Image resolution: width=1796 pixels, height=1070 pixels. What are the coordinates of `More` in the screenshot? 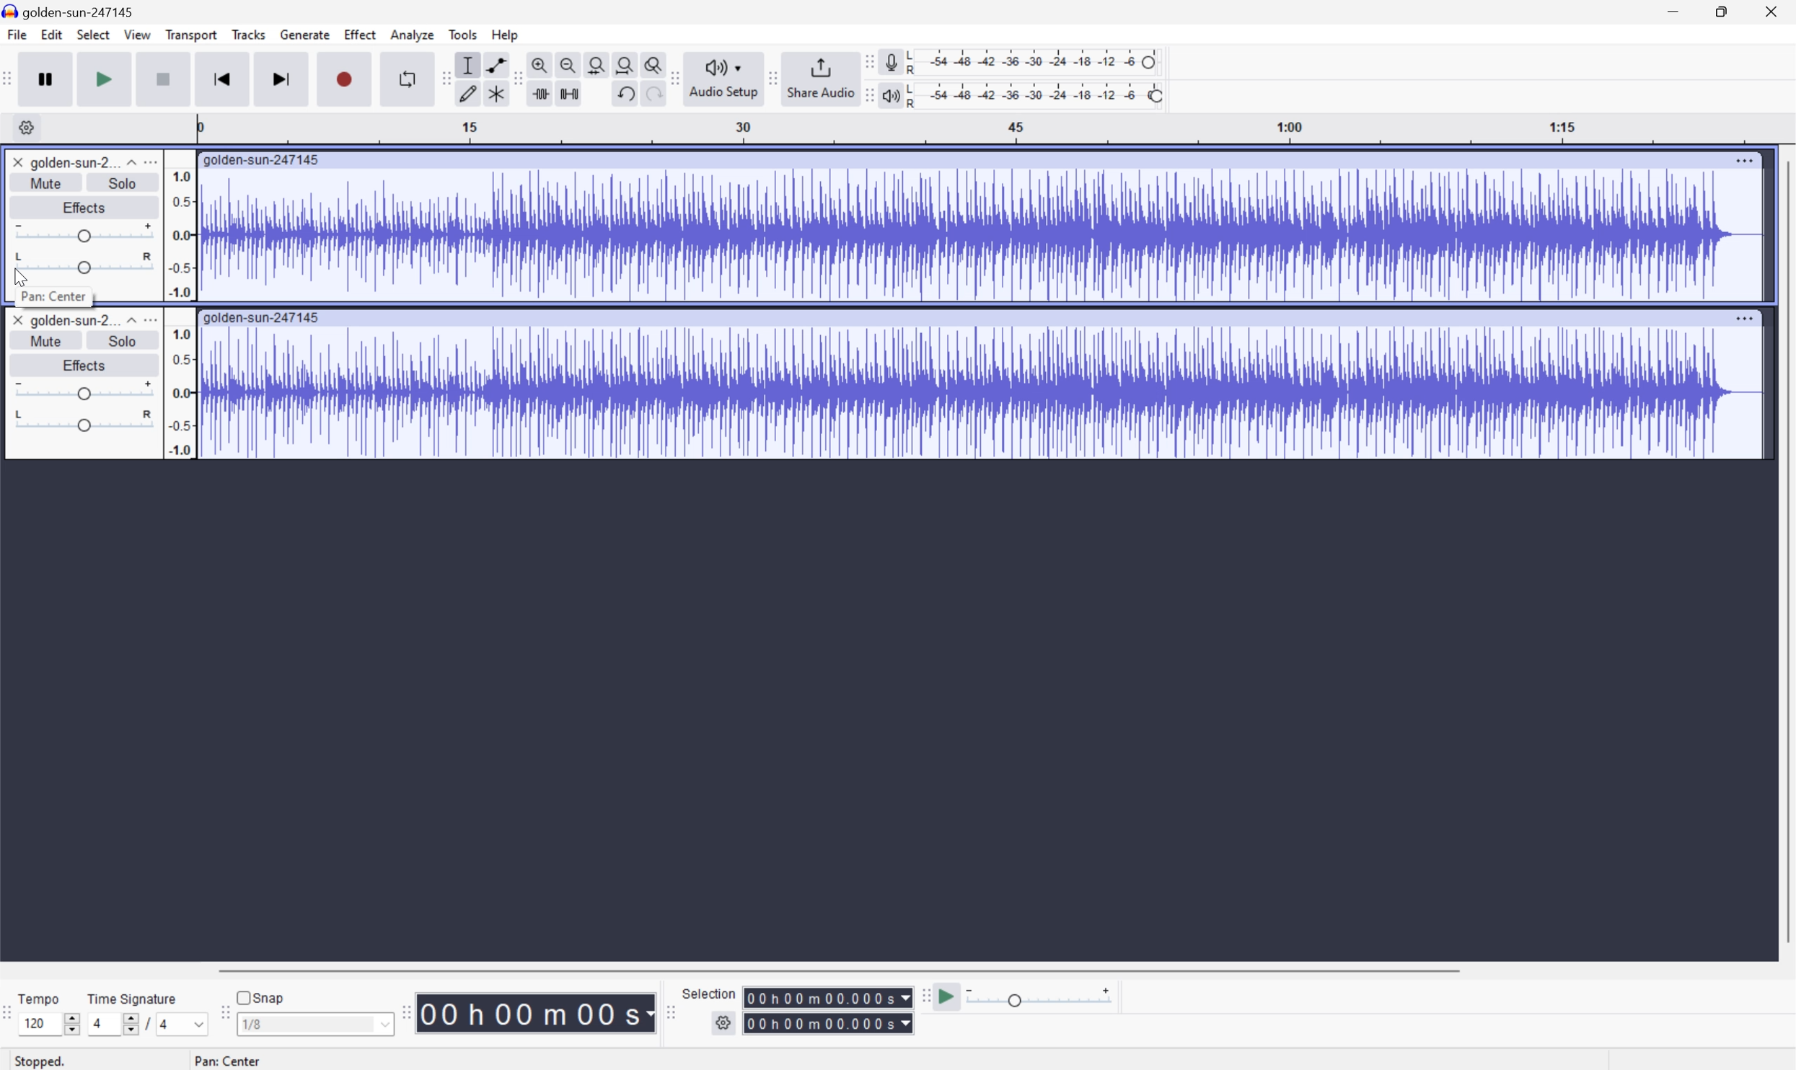 It's located at (1745, 161).